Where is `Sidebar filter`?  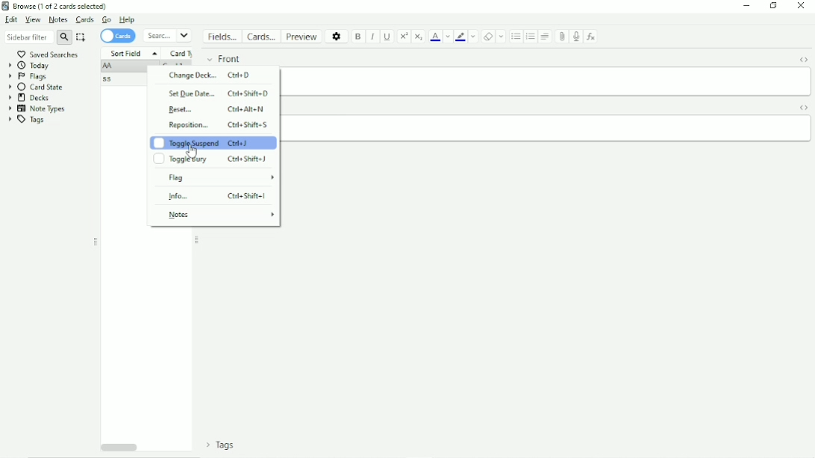 Sidebar filter is located at coordinates (37, 38).